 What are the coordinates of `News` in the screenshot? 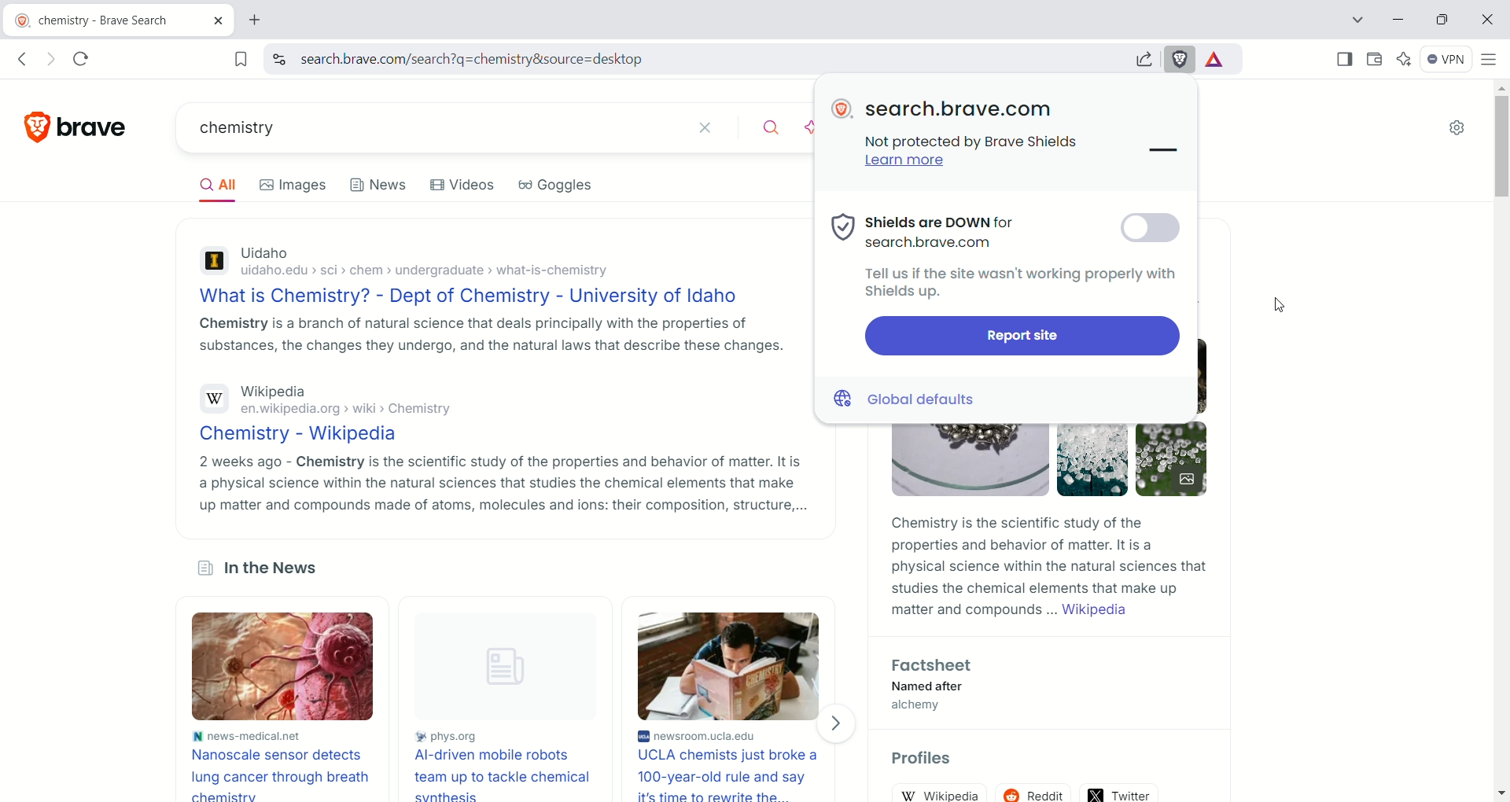 It's located at (380, 183).